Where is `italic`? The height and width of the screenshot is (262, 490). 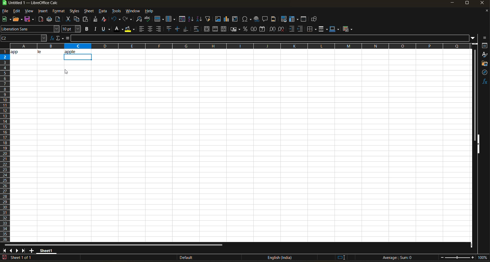
italic is located at coordinates (96, 29).